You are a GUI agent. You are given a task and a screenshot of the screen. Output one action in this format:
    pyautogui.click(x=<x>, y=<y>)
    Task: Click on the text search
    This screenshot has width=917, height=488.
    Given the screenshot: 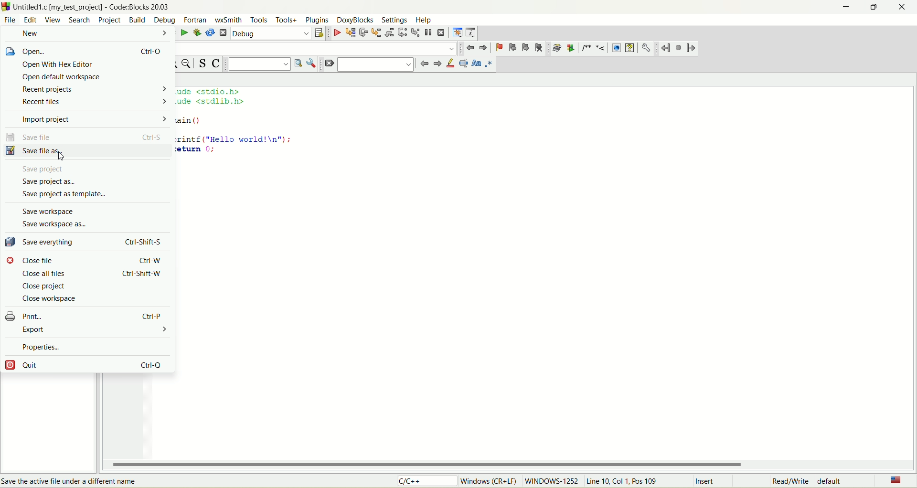 What is the action you would take?
    pyautogui.click(x=259, y=64)
    